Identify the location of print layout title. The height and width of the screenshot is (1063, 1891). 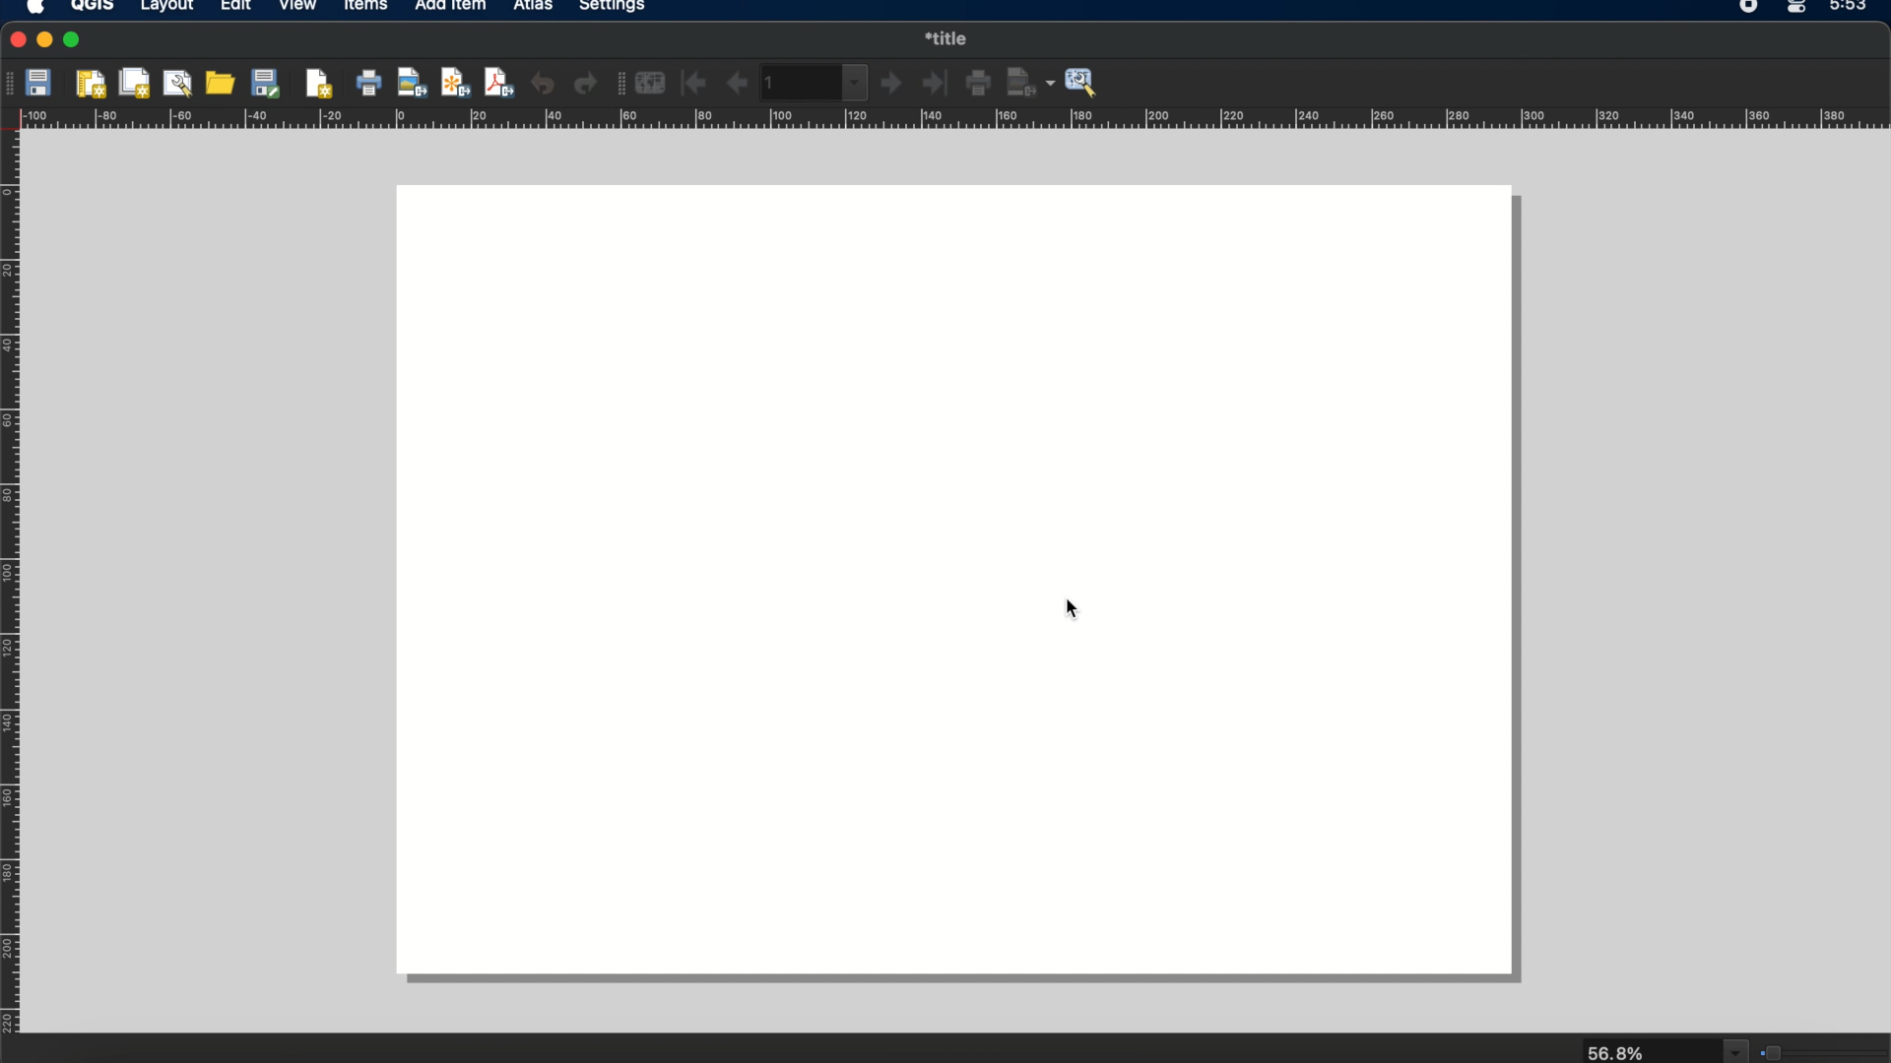
(949, 37).